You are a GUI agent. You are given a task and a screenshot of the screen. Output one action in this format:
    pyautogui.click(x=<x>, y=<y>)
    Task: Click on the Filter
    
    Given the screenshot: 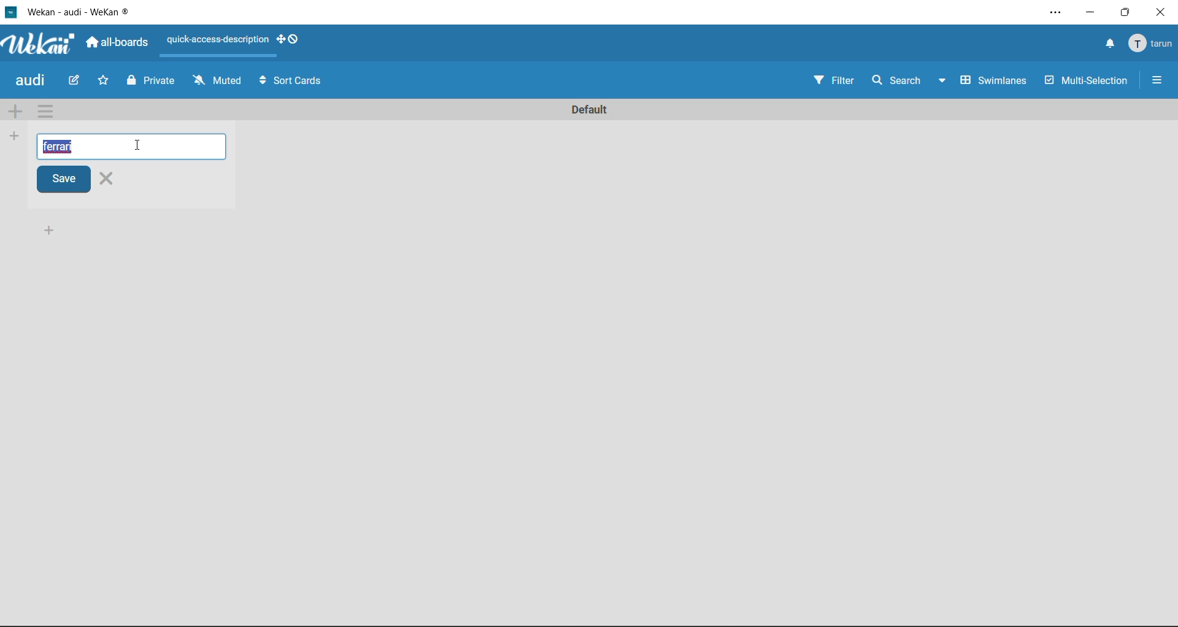 What is the action you would take?
    pyautogui.click(x=833, y=80)
    